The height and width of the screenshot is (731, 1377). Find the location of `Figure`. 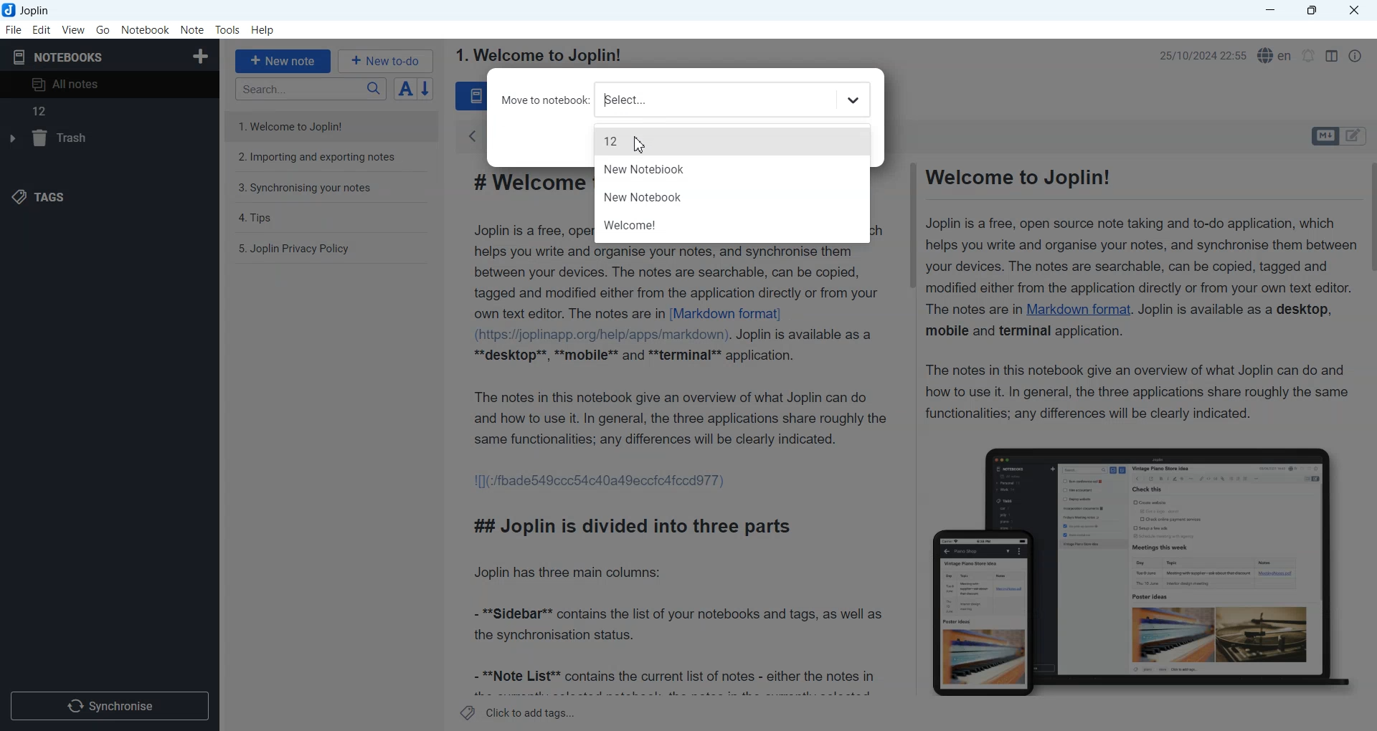

Figure is located at coordinates (1133, 564).